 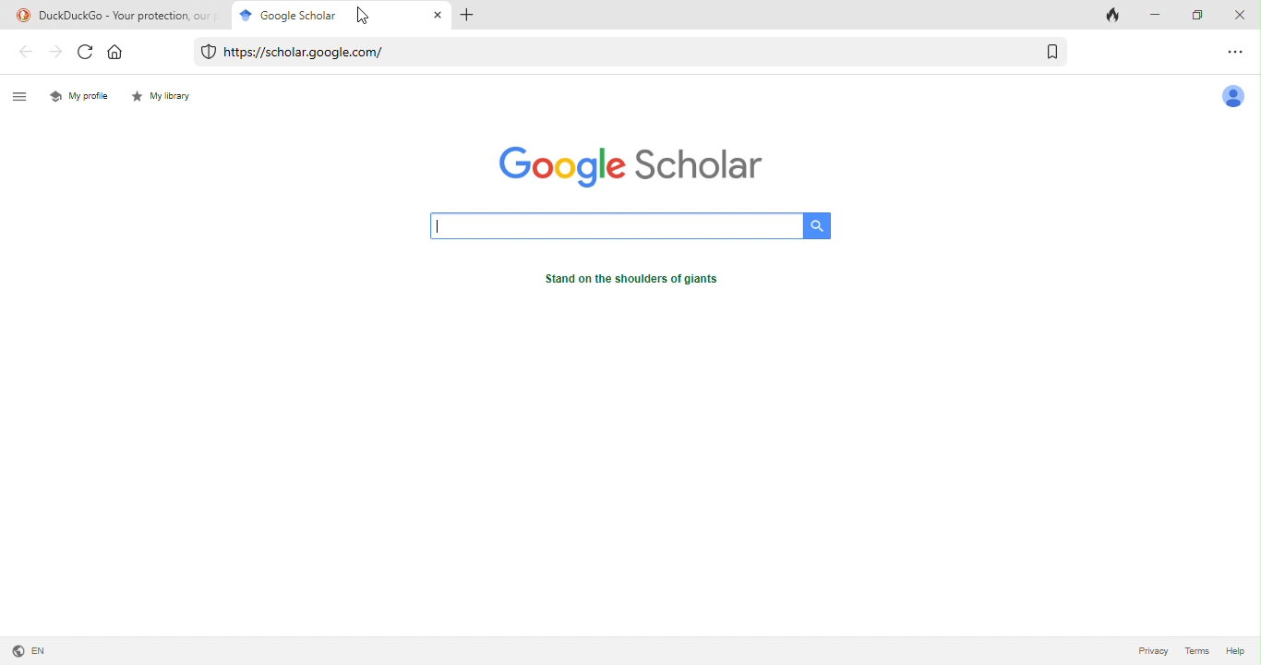 What do you see at coordinates (361, 16) in the screenshot?
I see `cursor movement` at bounding box center [361, 16].